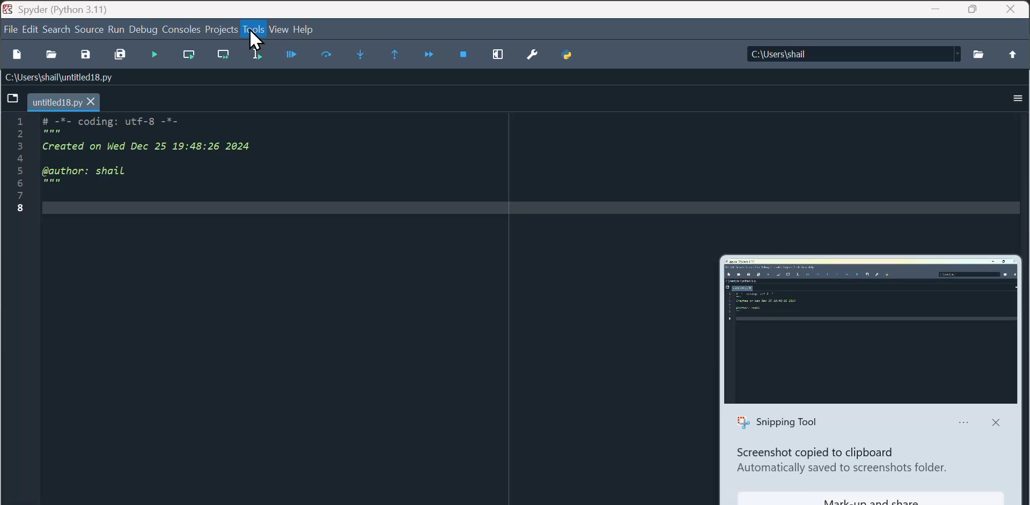 This screenshot has width=1030, height=505. I want to click on spider (python 3.11), so click(54, 8).